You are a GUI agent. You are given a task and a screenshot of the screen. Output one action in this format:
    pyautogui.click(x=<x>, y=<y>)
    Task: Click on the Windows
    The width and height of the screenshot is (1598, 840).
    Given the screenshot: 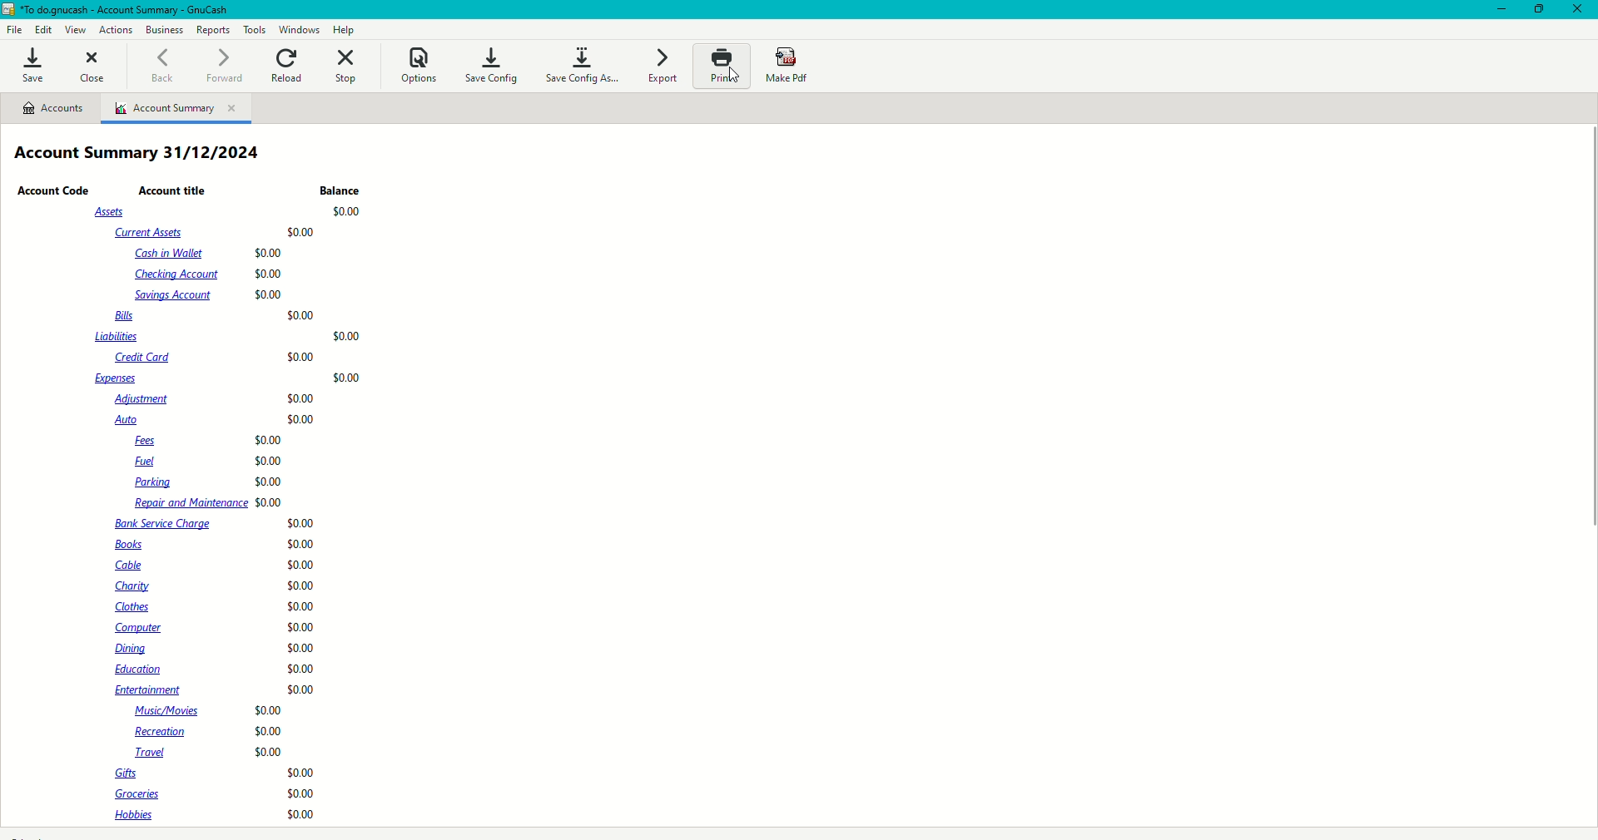 What is the action you would take?
    pyautogui.click(x=300, y=29)
    